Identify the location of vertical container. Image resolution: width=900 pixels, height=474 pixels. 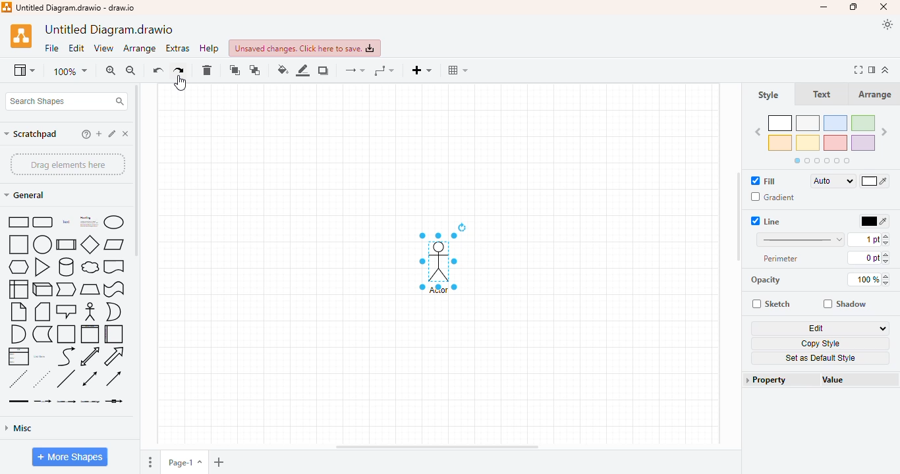
(90, 334).